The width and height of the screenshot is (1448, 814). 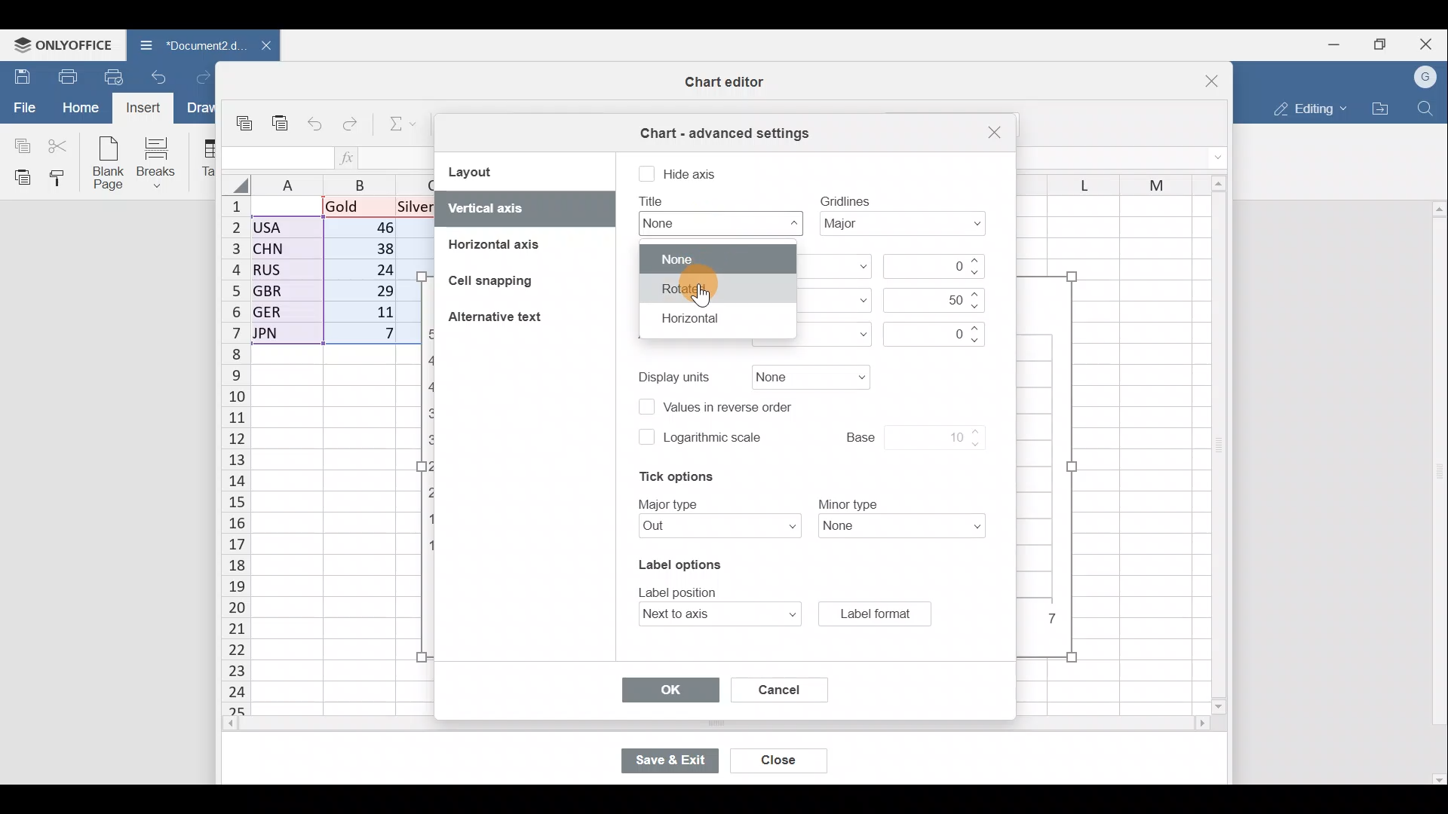 I want to click on text, so click(x=654, y=201).